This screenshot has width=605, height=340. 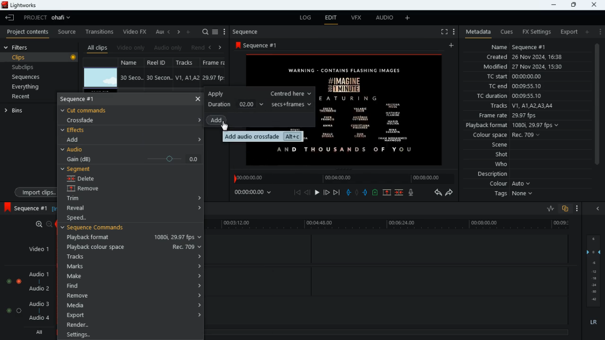 I want to click on make, so click(x=131, y=276).